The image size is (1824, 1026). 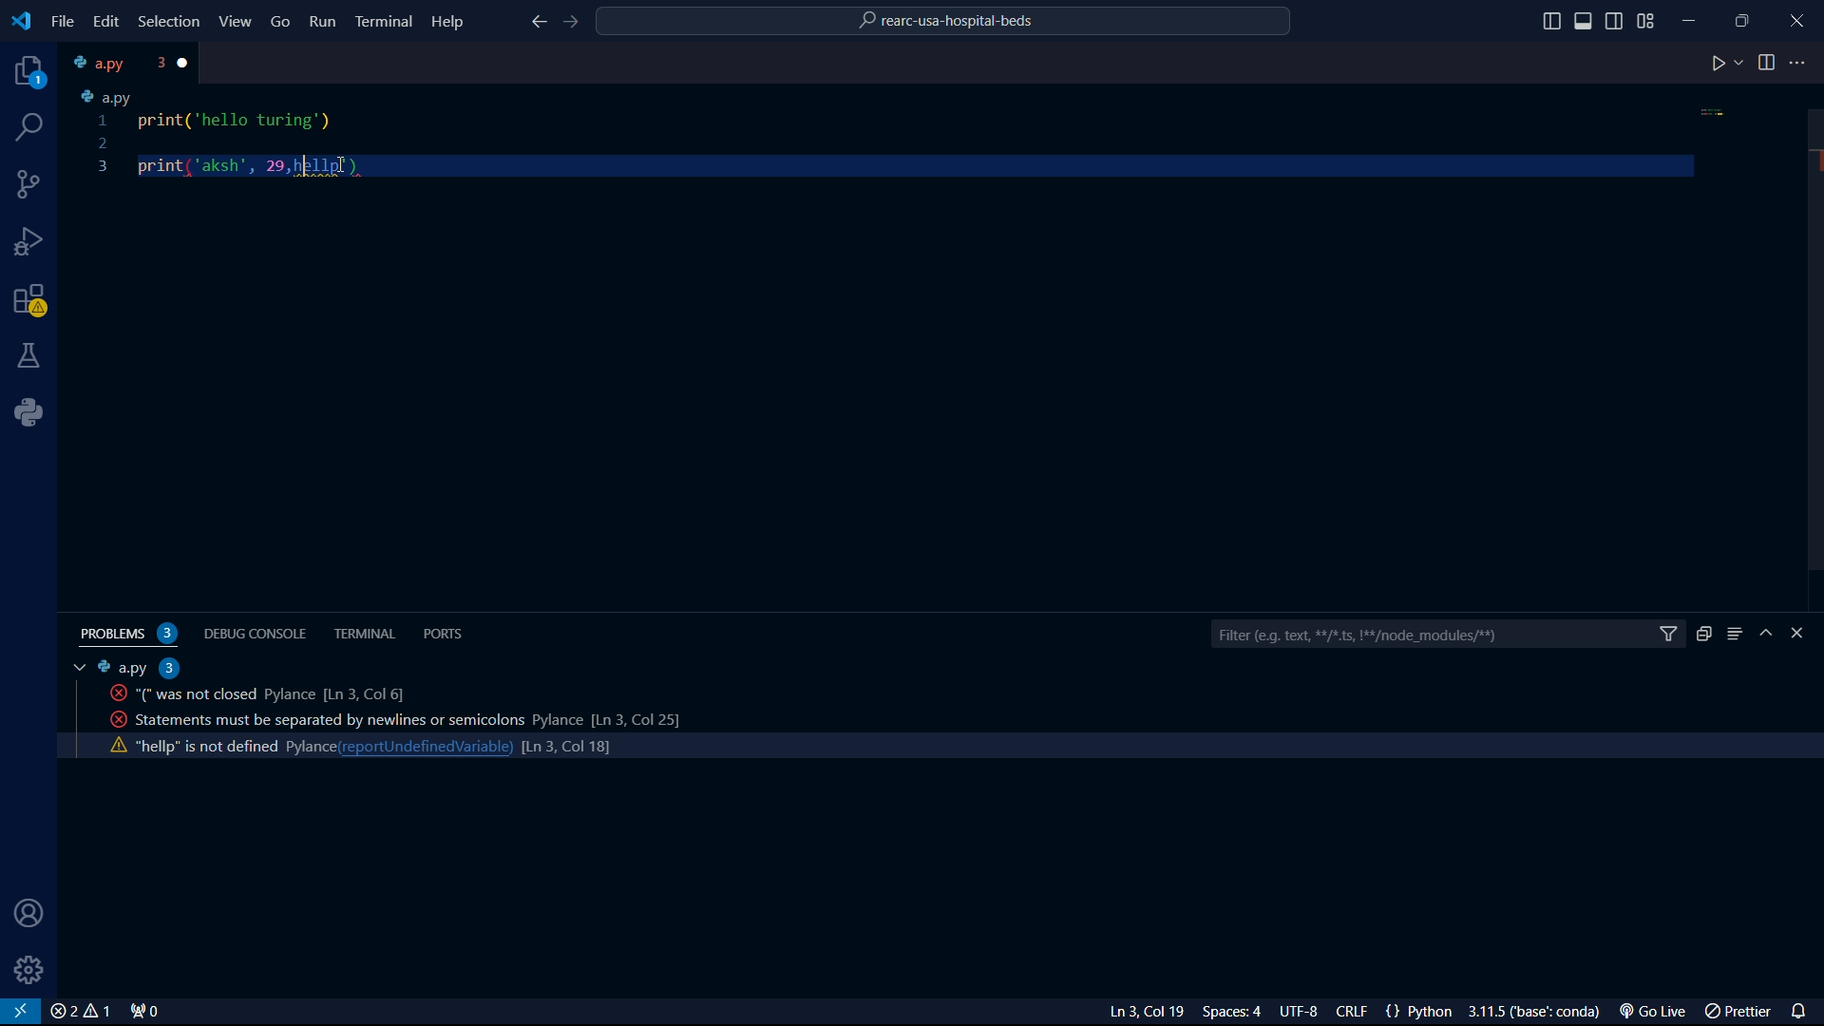 What do you see at coordinates (565, 750) in the screenshot?
I see `line count` at bounding box center [565, 750].